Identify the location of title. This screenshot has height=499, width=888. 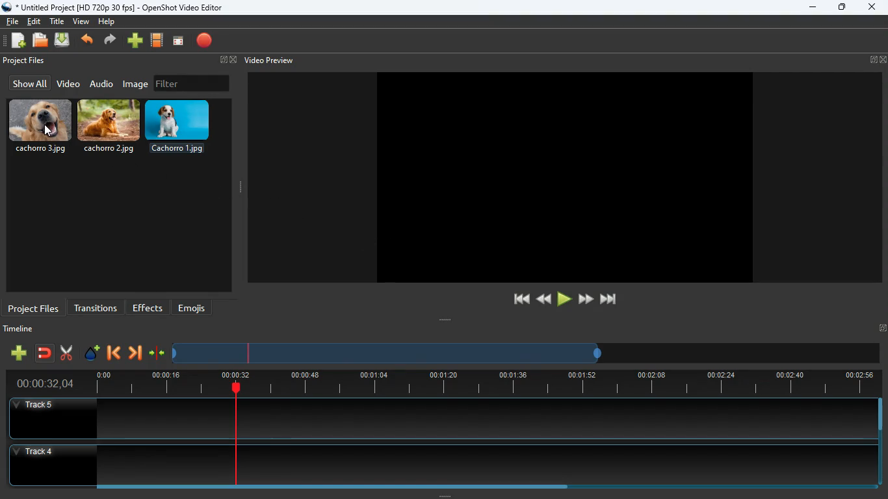
(59, 21).